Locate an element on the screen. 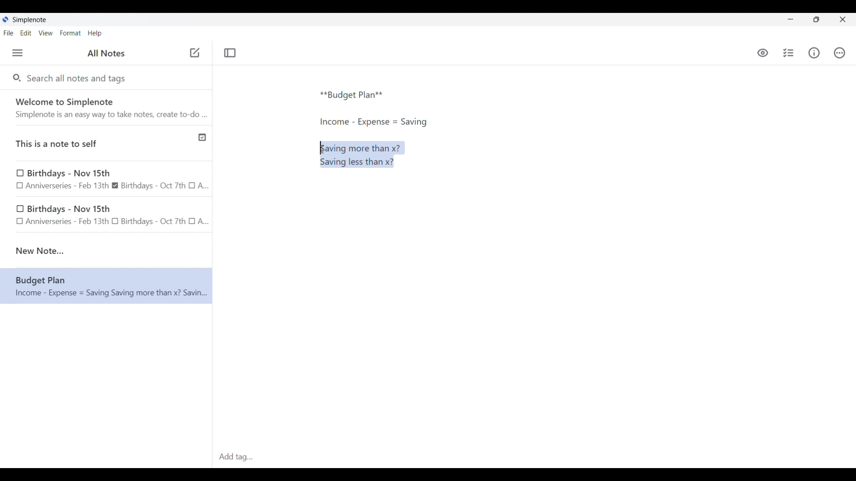 The height and width of the screenshot is (481, 856). Text typed in is located at coordinates (352, 95).